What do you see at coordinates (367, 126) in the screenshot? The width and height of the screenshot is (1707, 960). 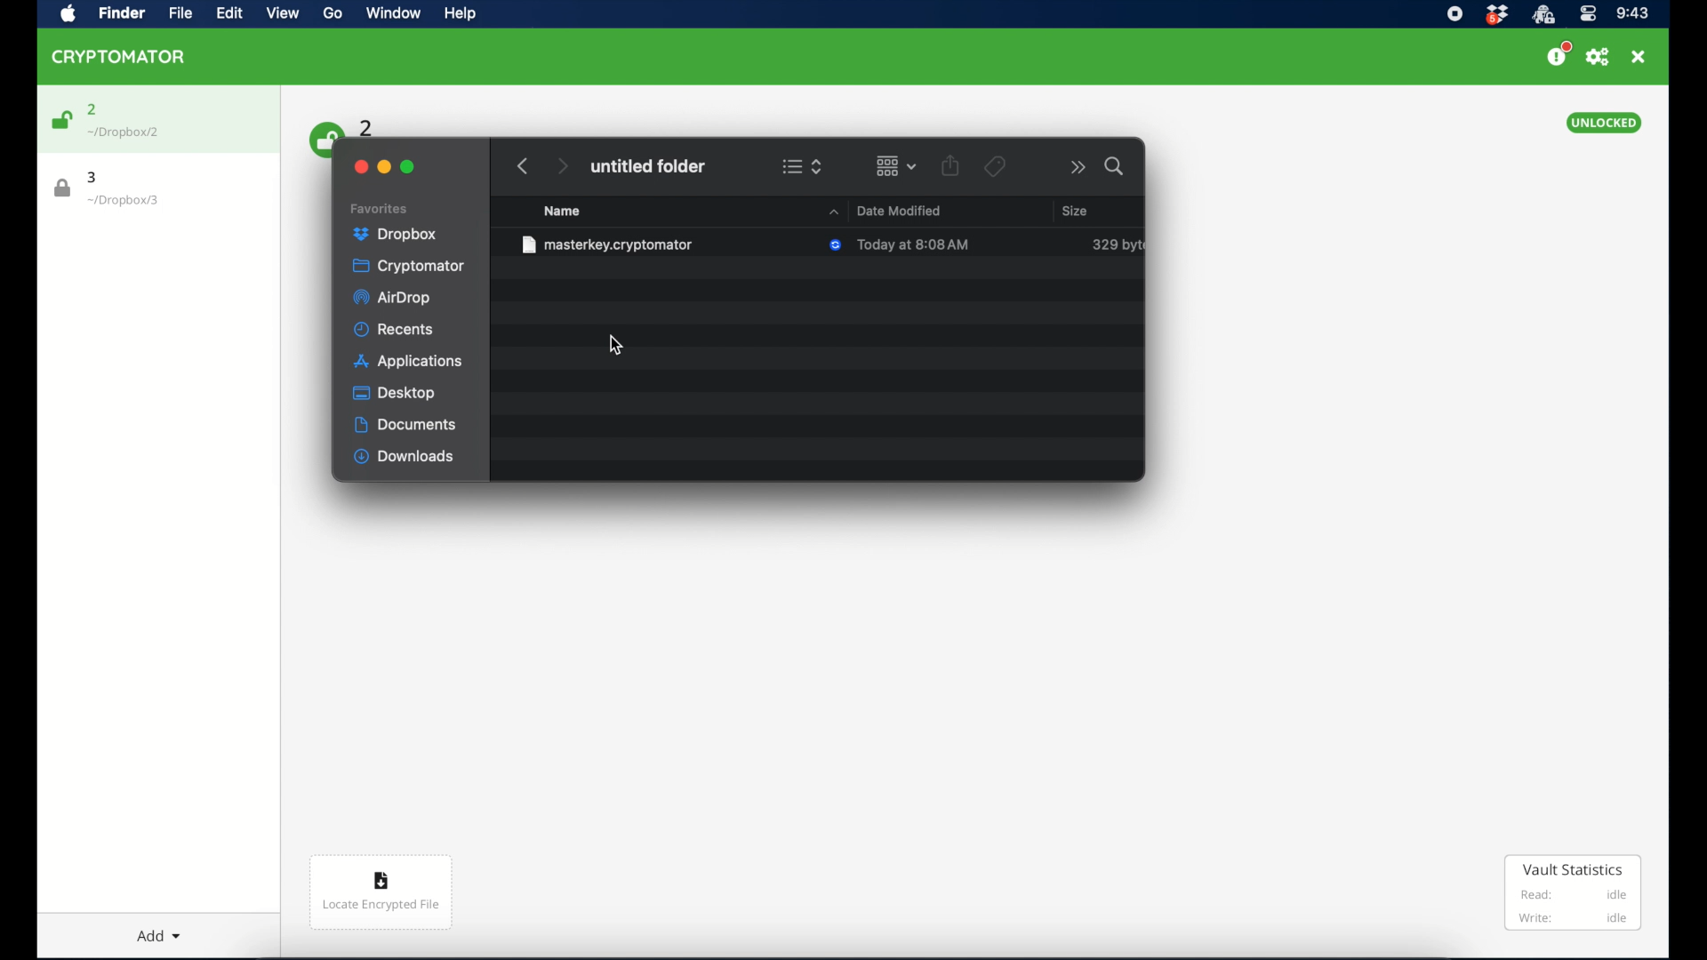 I see `2` at bounding box center [367, 126].